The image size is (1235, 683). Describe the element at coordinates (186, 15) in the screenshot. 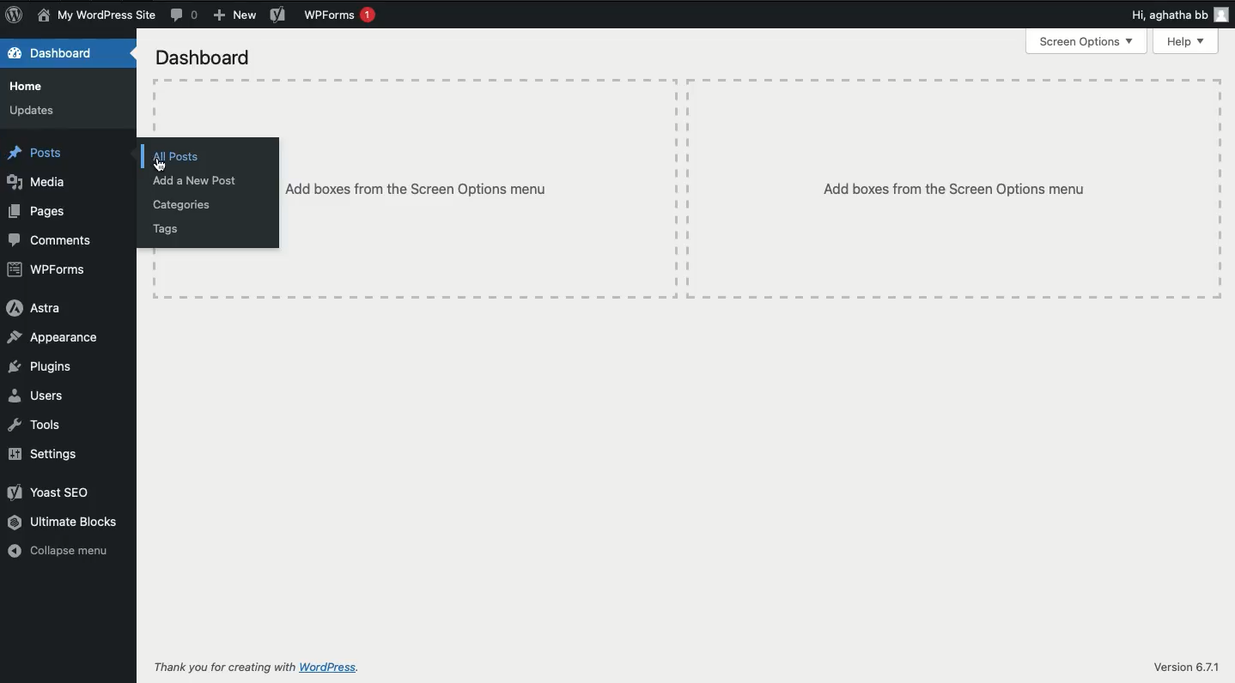

I see `Comment` at that location.